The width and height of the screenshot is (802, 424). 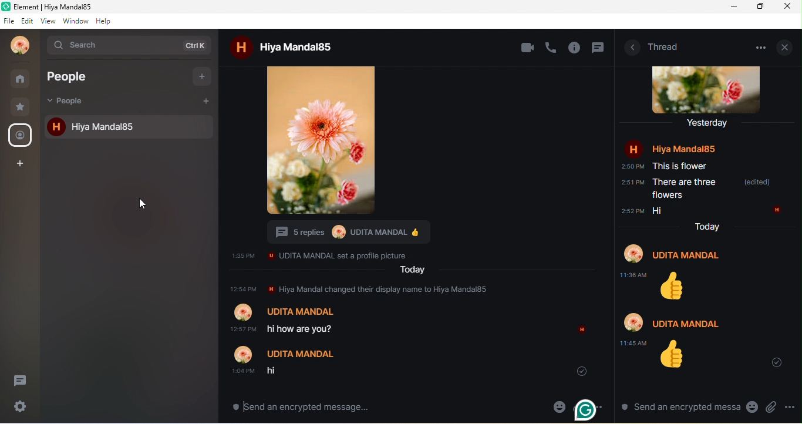 I want to click on 1:35 PM, so click(x=242, y=255).